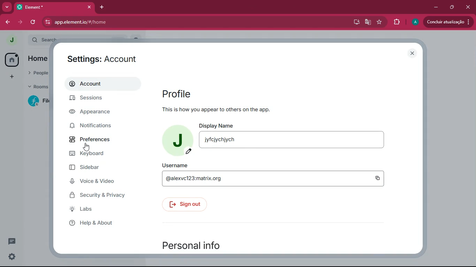 Image resolution: width=476 pixels, height=267 pixels. I want to click on display name jyfcjychjych, so click(295, 136).